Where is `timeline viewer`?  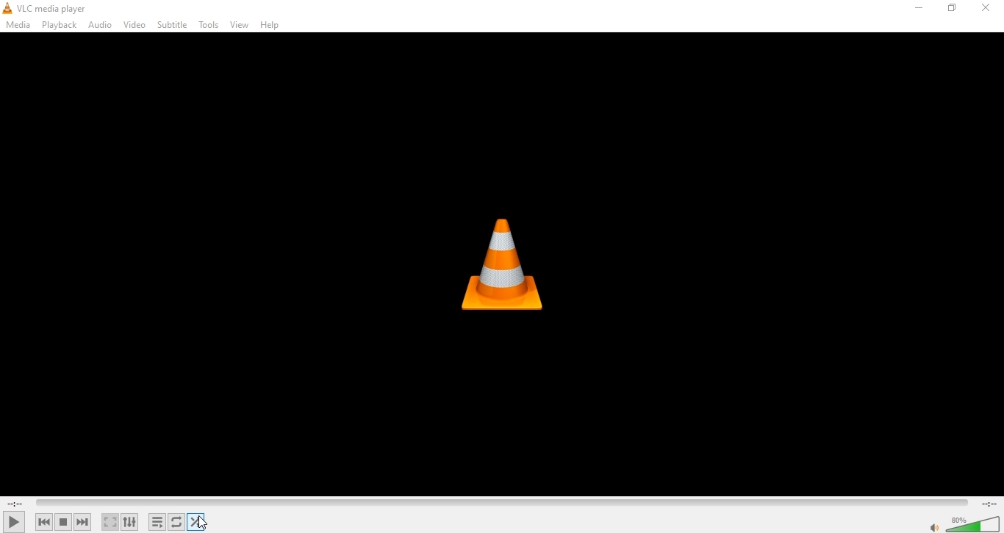
timeline viewer is located at coordinates (502, 504).